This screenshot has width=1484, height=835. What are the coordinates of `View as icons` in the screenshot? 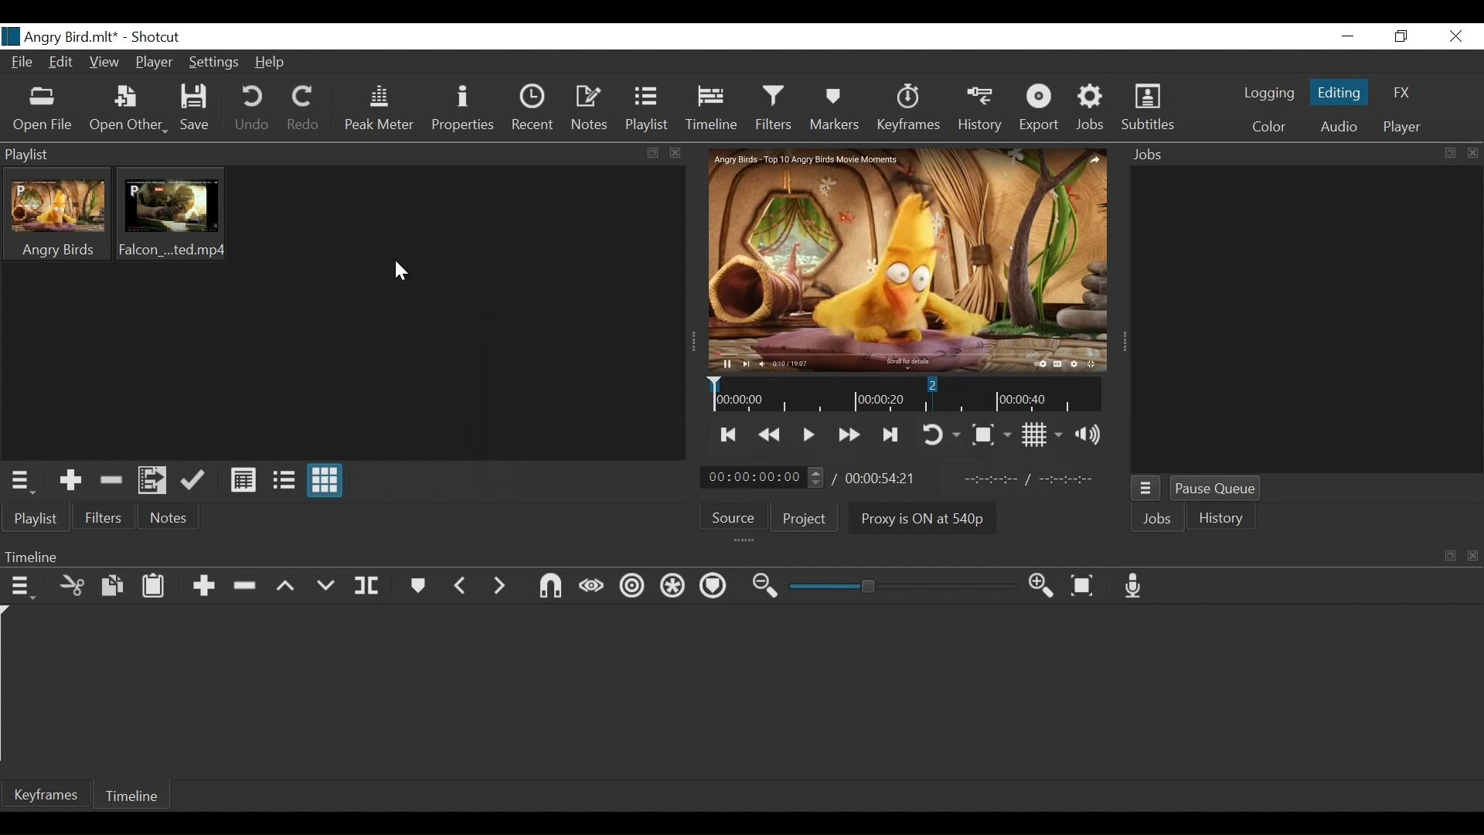 It's located at (327, 481).